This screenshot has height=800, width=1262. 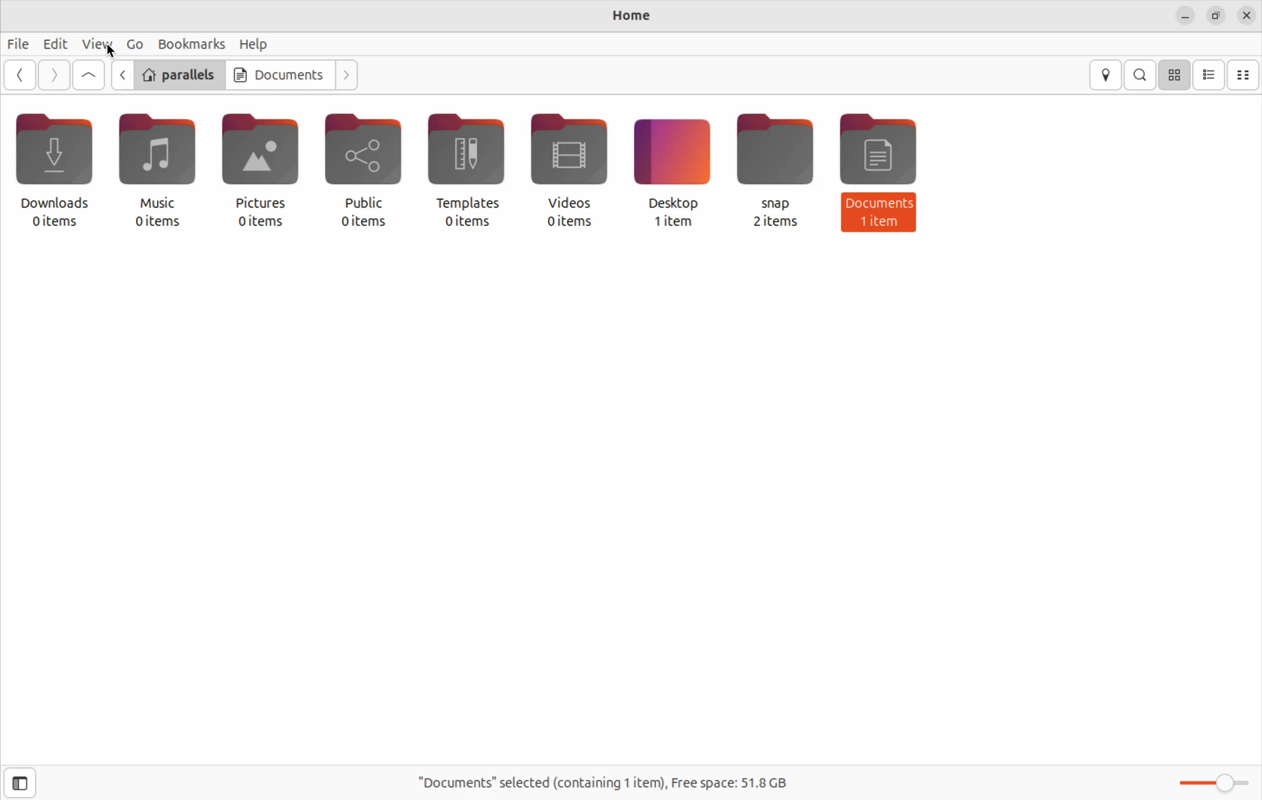 I want to click on Templates, so click(x=468, y=159).